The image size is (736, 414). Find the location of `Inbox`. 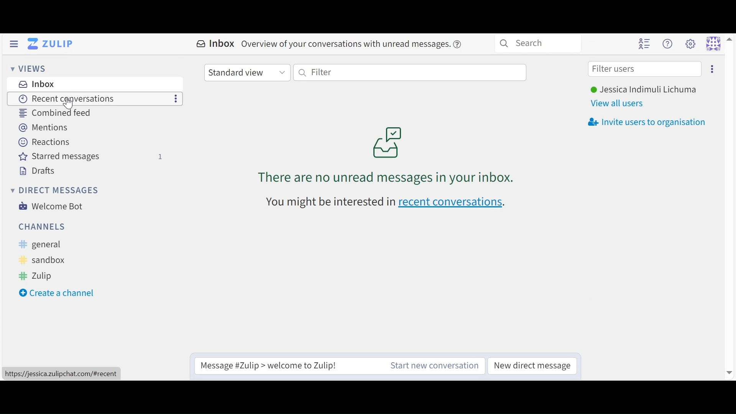

Inbox is located at coordinates (215, 44).